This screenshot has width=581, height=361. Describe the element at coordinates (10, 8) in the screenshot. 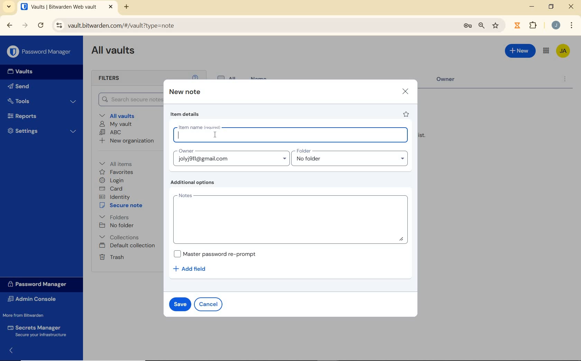

I see `search tabs` at that location.